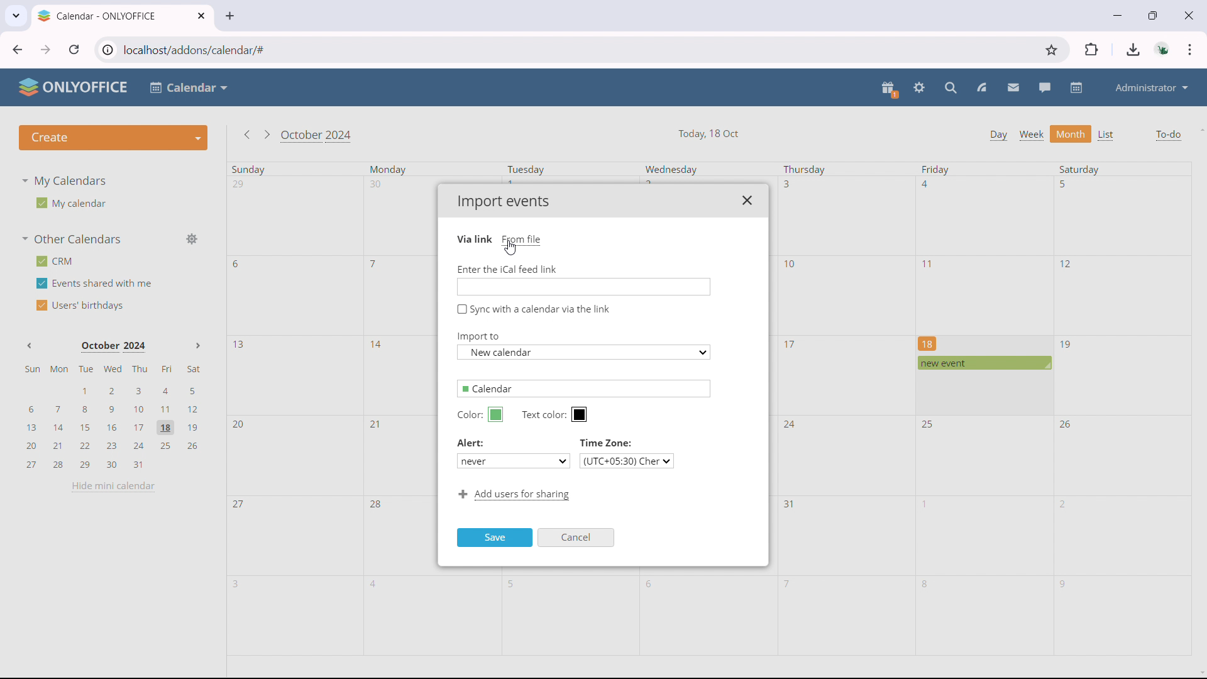 The height and width of the screenshot is (679, 1207). What do you see at coordinates (561, 415) in the screenshot?
I see `Text color` at bounding box center [561, 415].